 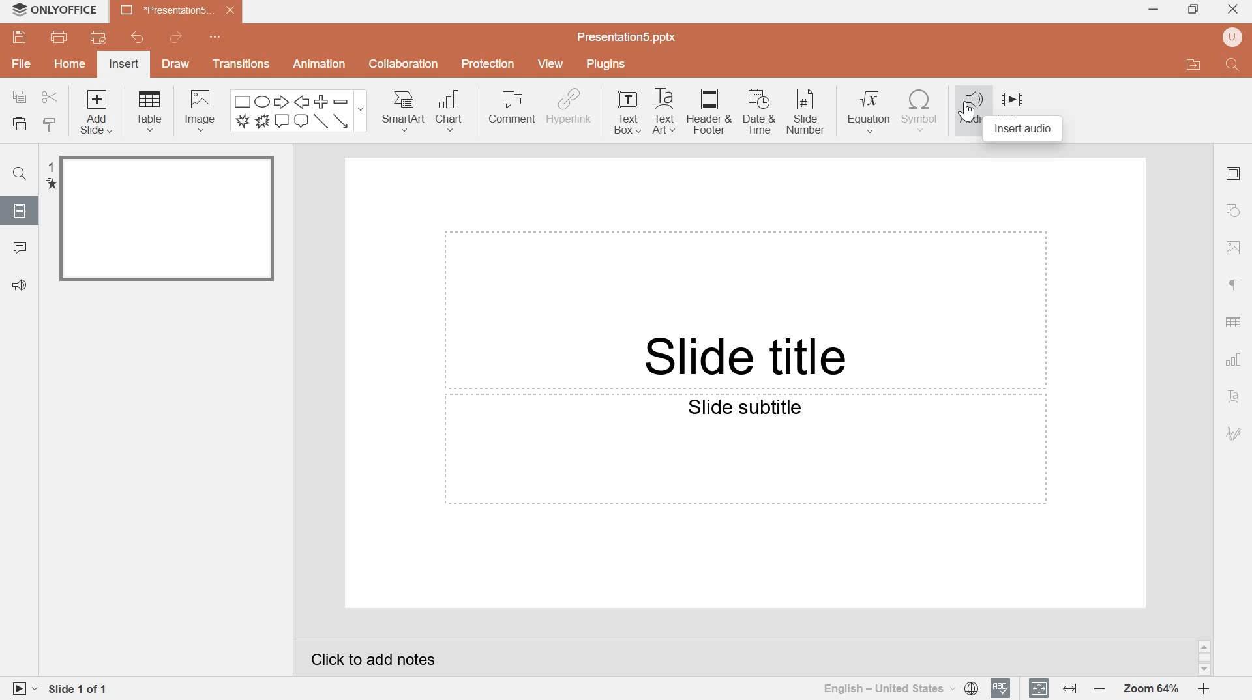 I want to click on Text field, so click(x=745, y=310).